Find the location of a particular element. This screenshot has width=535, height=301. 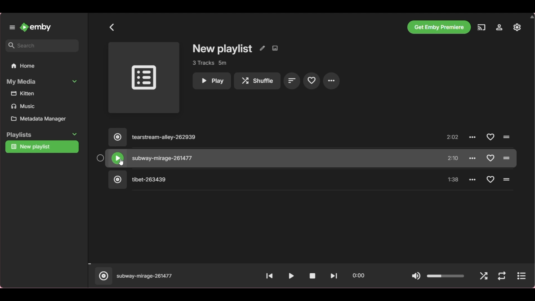

Play is located at coordinates (291, 276).